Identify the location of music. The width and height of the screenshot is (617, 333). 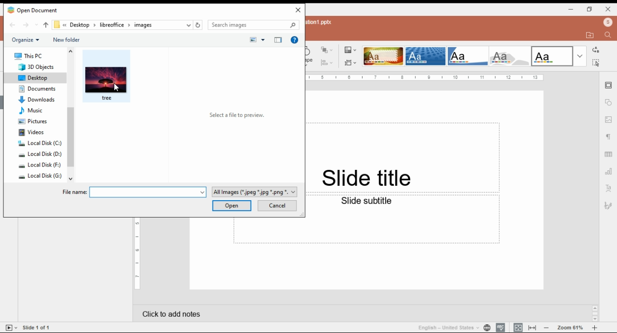
(34, 110).